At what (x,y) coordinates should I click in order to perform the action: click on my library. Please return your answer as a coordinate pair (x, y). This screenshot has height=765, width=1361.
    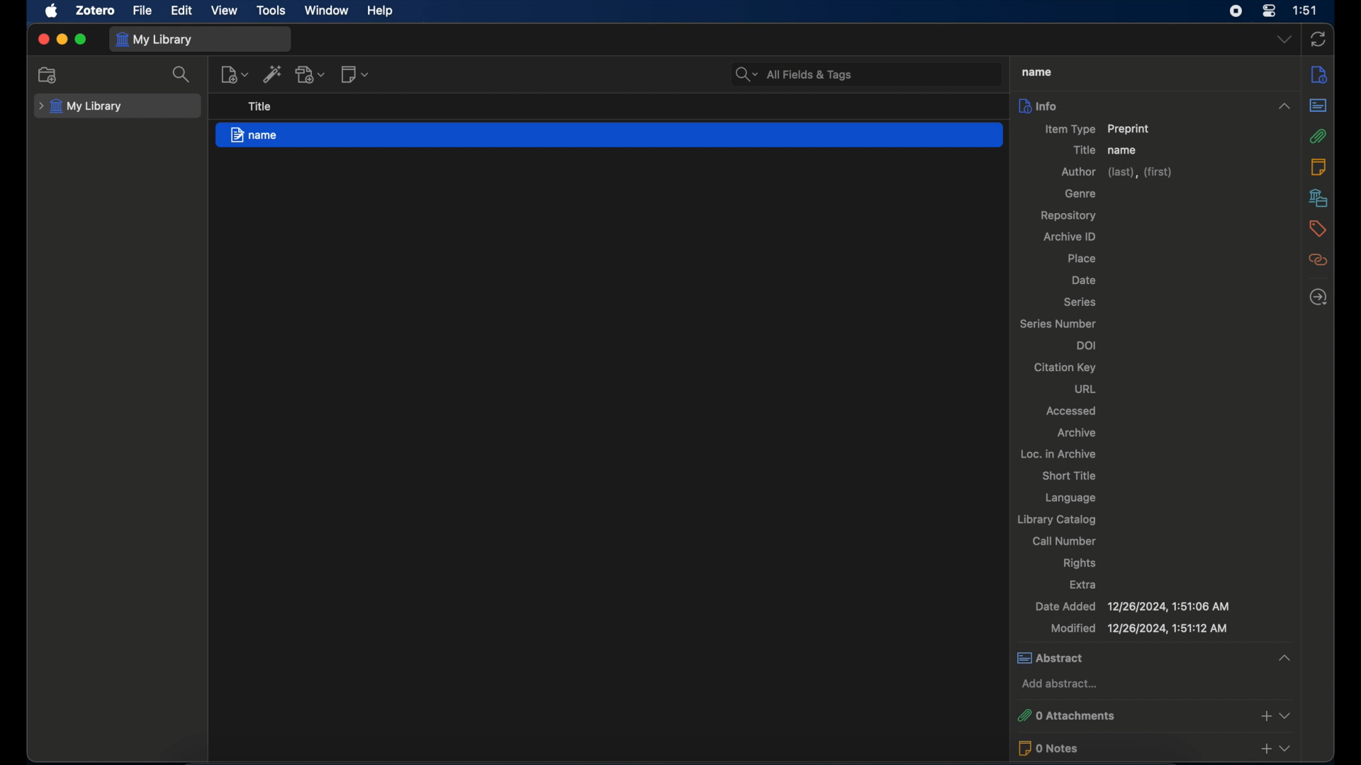
    Looking at the image, I should click on (82, 107).